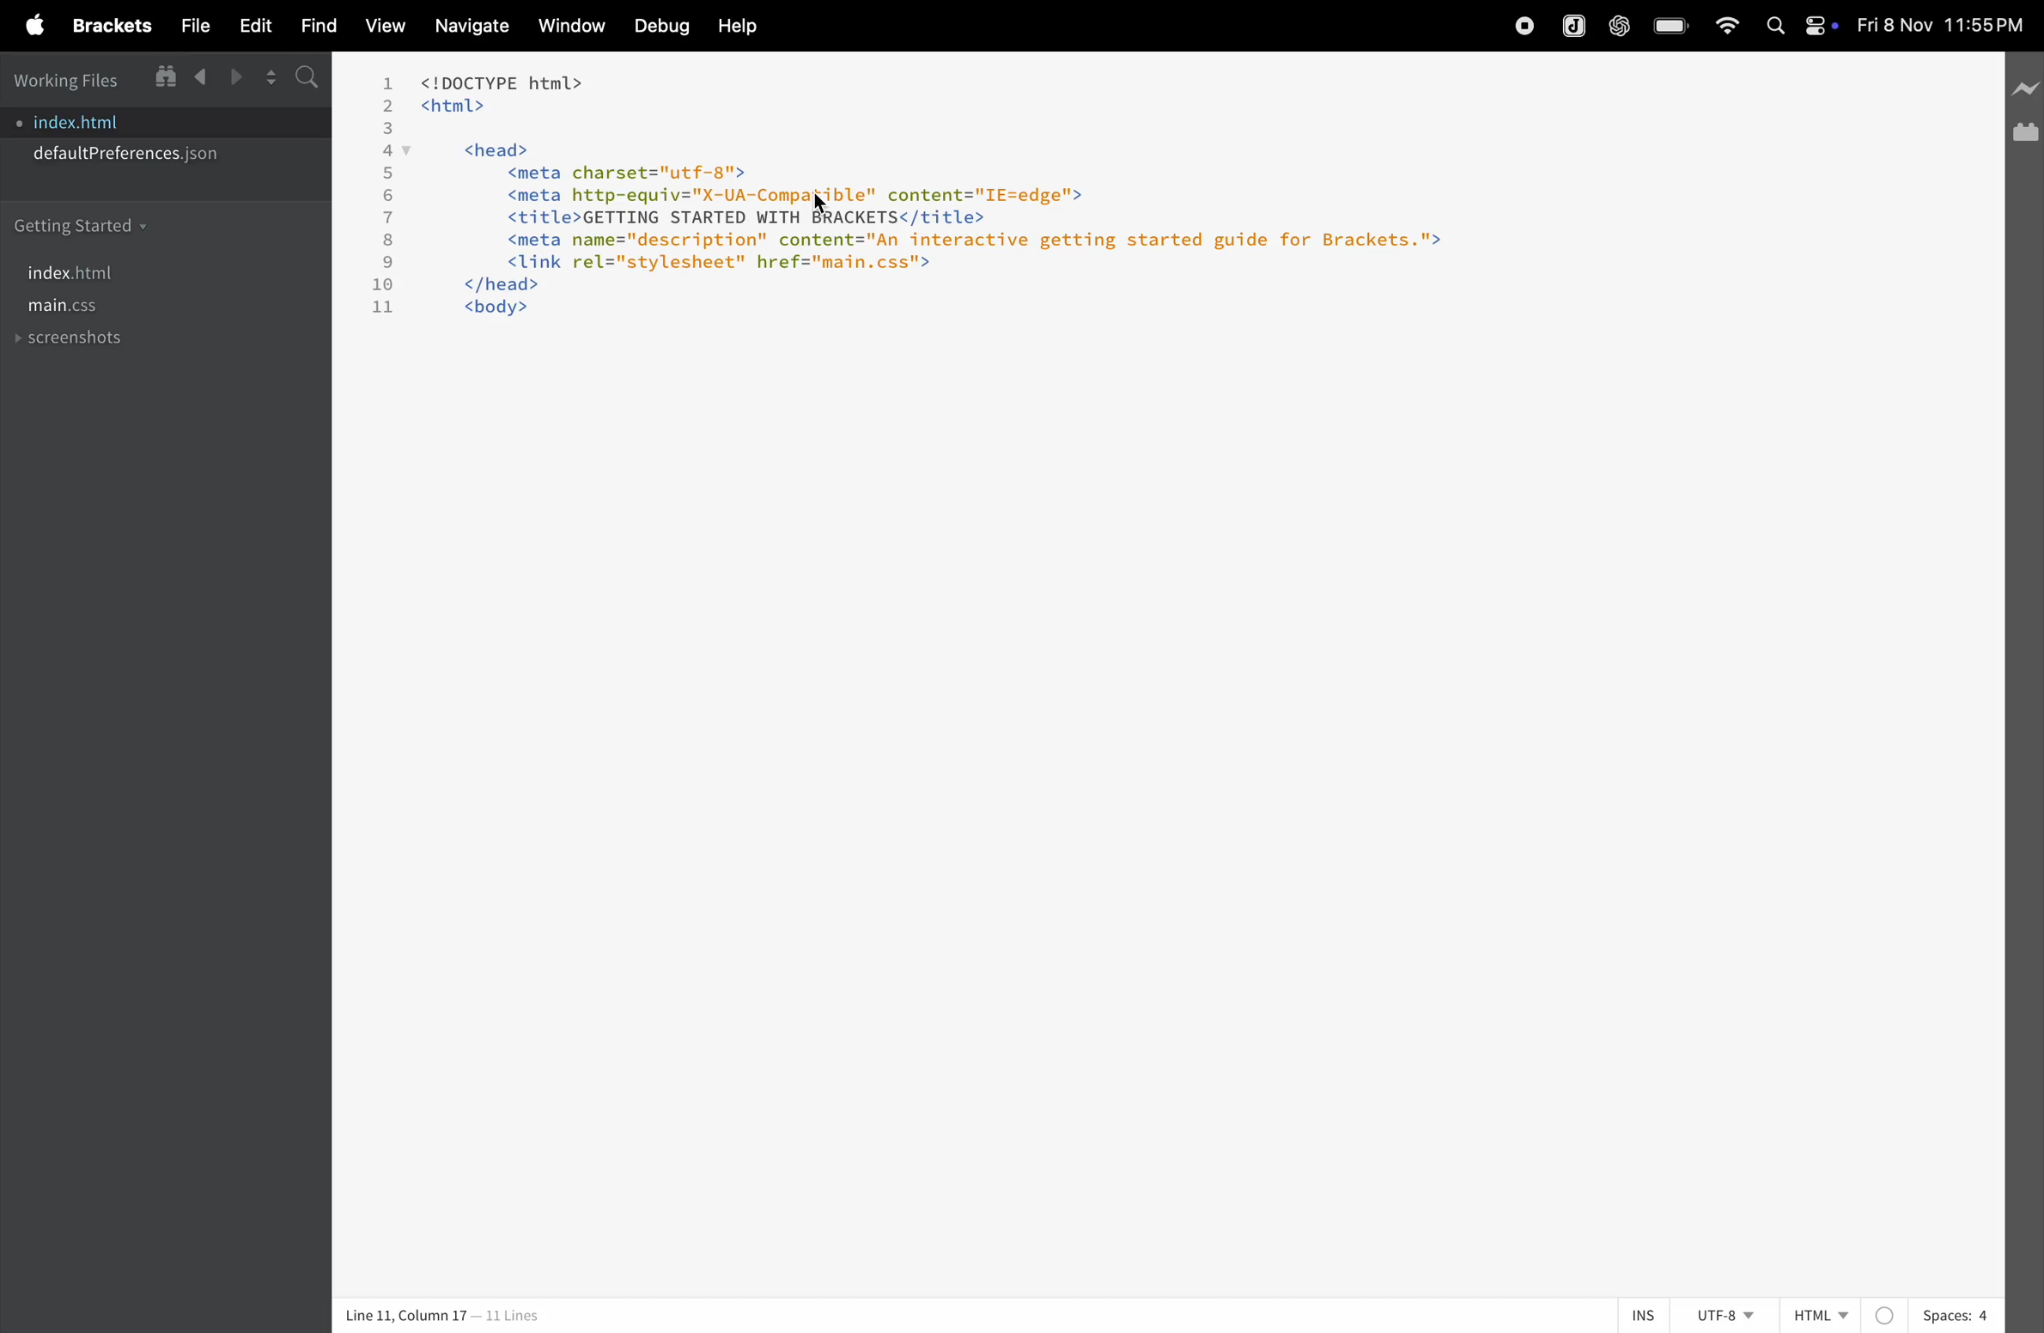 The image size is (2044, 1333). What do you see at coordinates (566, 28) in the screenshot?
I see `window` at bounding box center [566, 28].